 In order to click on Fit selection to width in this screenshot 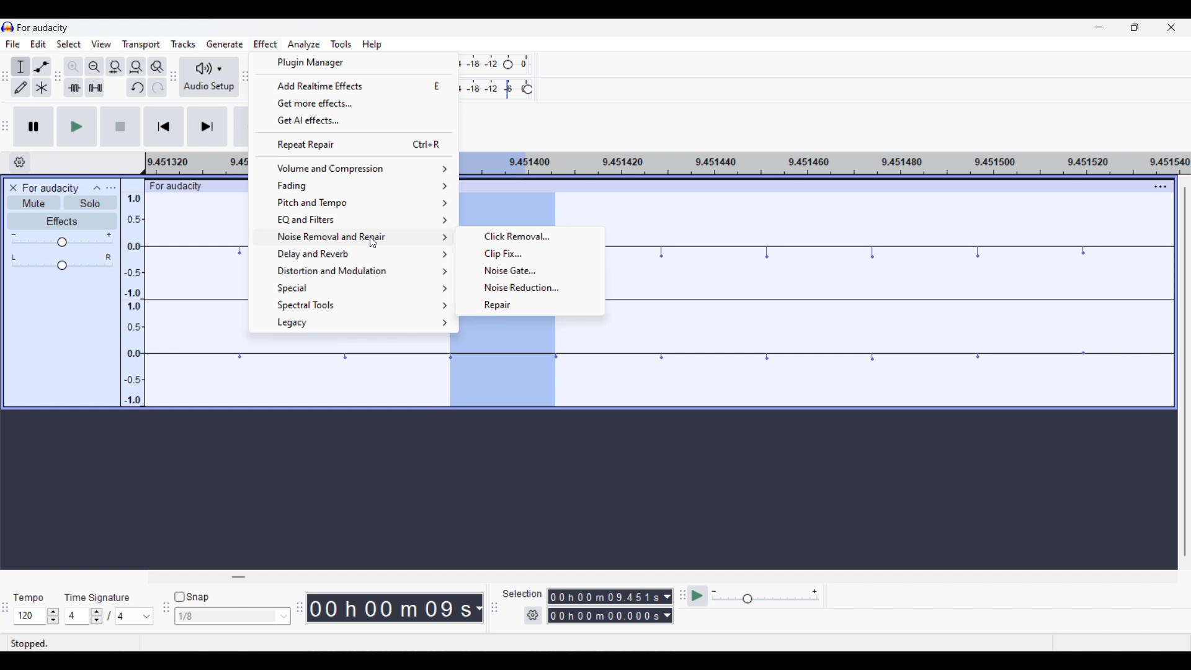, I will do `click(116, 66)`.